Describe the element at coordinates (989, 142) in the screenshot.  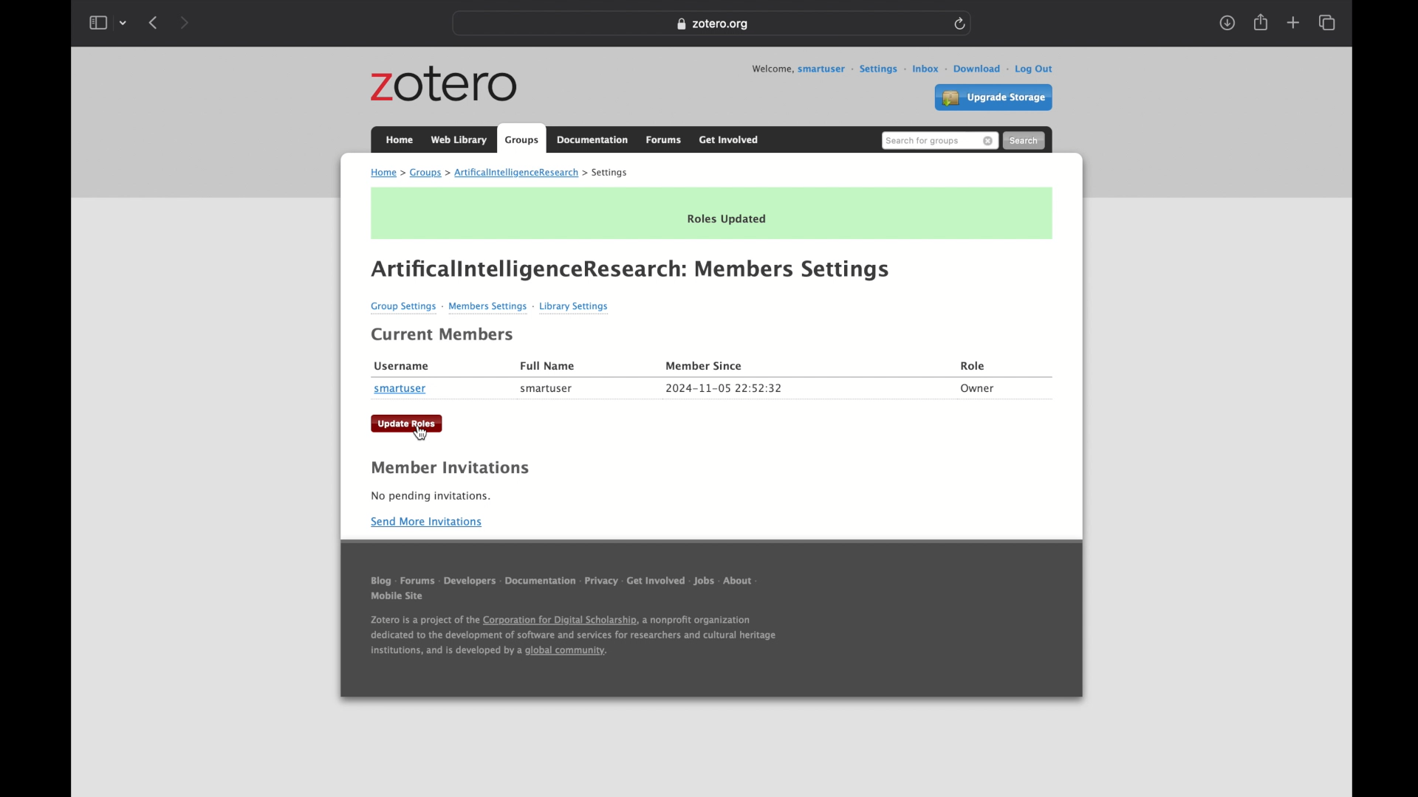
I see `remove` at that location.